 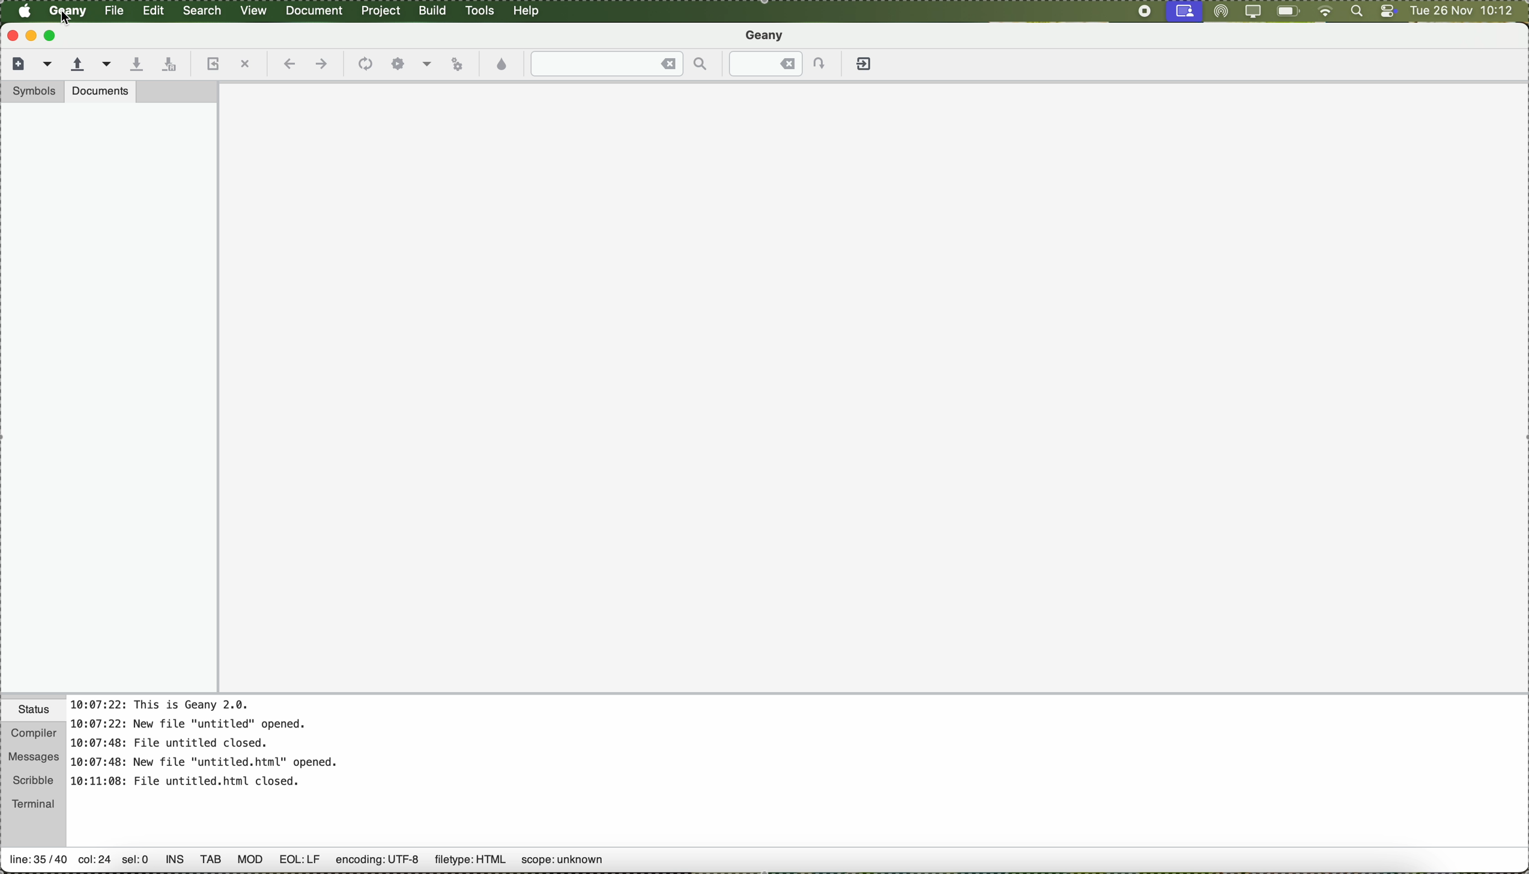 What do you see at coordinates (46, 66) in the screenshot?
I see `create a new file from a template` at bounding box center [46, 66].